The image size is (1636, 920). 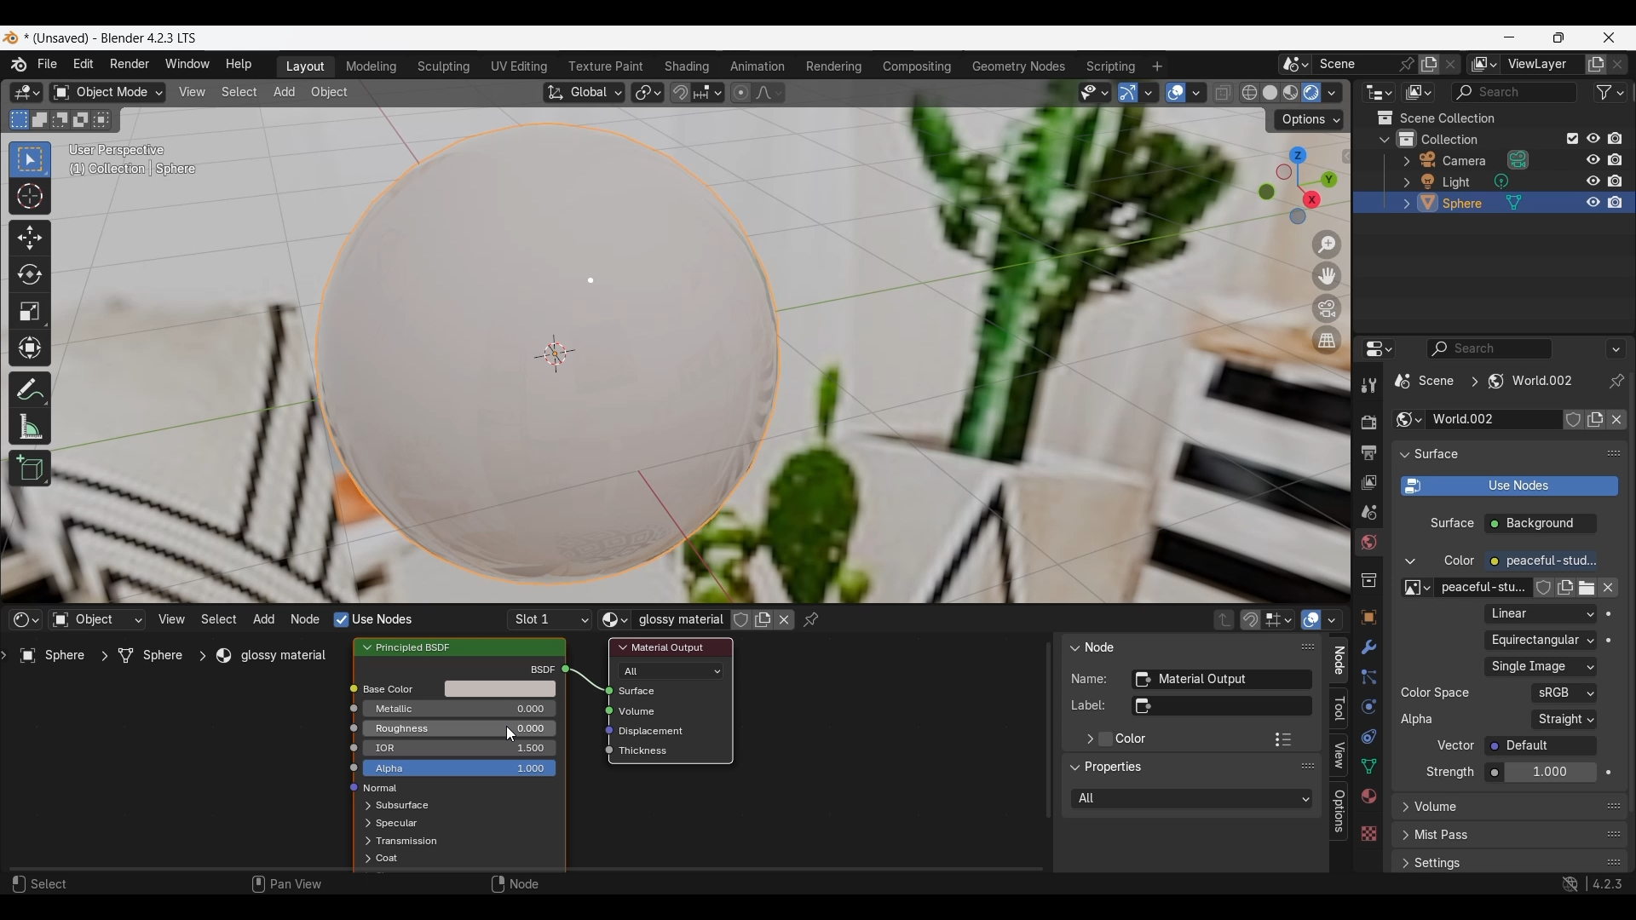 What do you see at coordinates (361, 825) in the screenshot?
I see `expand respective scenes` at bounding box center [361, 825].